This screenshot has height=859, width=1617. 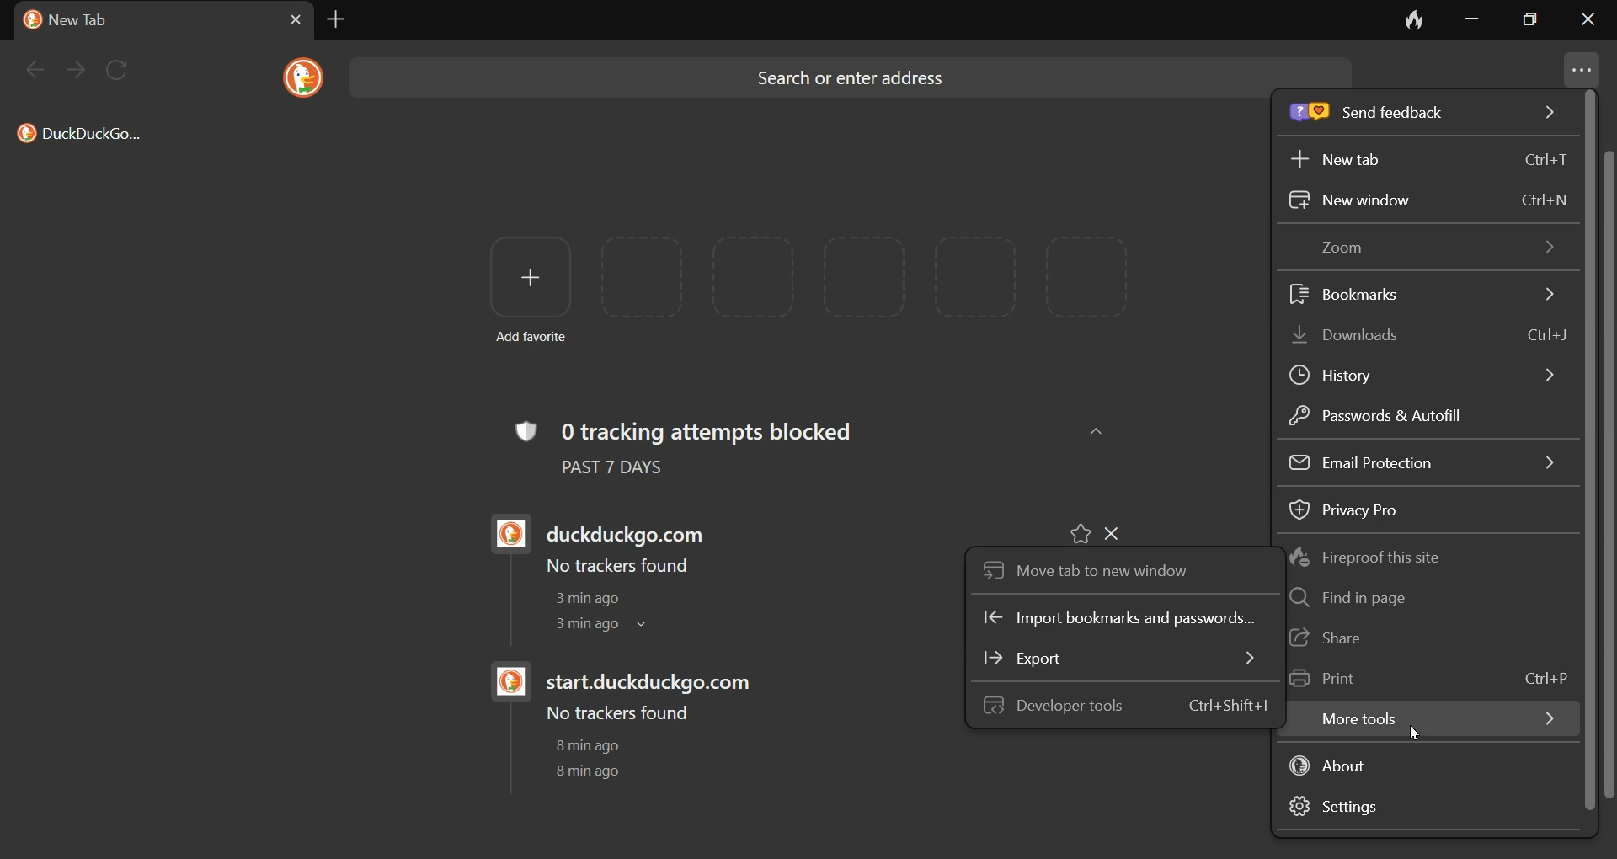 What do you see at coordinates (1428, 158) in the screenshot?
I see `New tab` at bounding box center [1428, 158].